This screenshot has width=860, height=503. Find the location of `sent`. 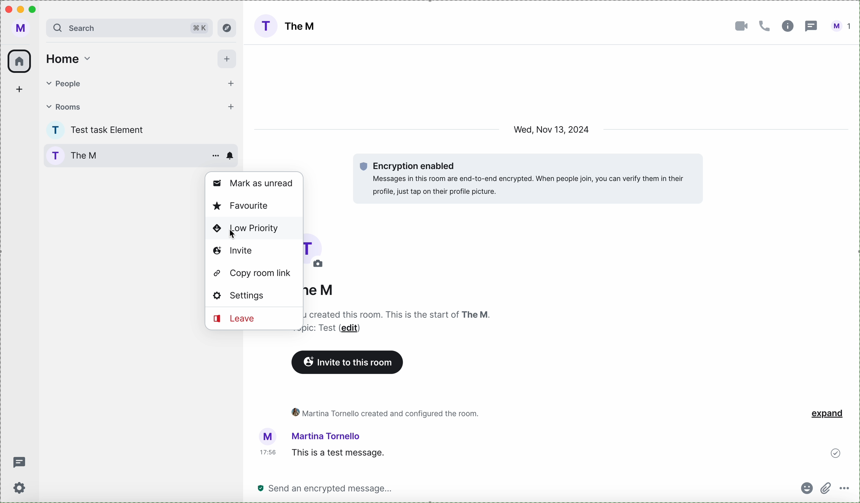

sent is located at coordinates (836, 453).